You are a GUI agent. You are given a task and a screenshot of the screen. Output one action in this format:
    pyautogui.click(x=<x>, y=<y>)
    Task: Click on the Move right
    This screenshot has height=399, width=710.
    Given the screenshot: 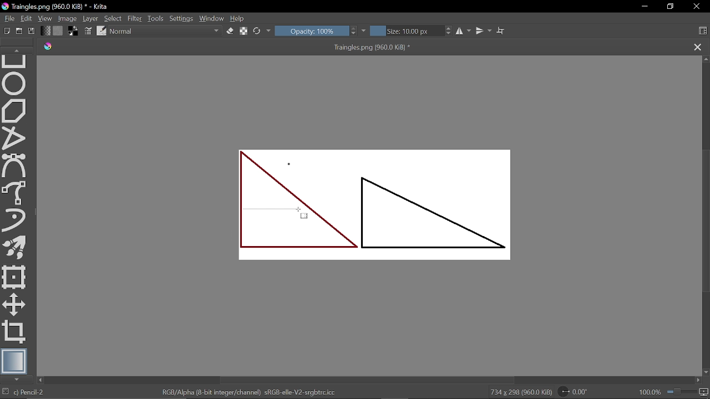 What is the action you would take?
    pyautogui.click(x=698, y=380)
    